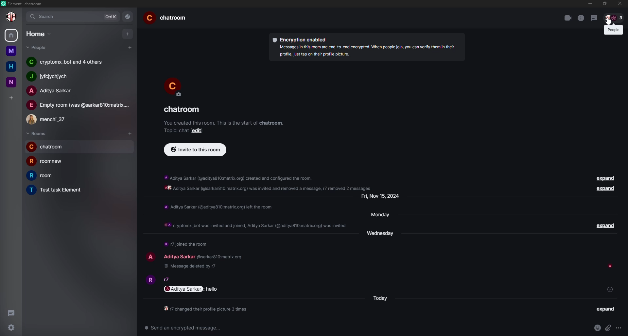 The height and width of the screenshot is (336, 628). Describe the element at coordinates (168, 19) in the screenshot. I see `room` at that location.